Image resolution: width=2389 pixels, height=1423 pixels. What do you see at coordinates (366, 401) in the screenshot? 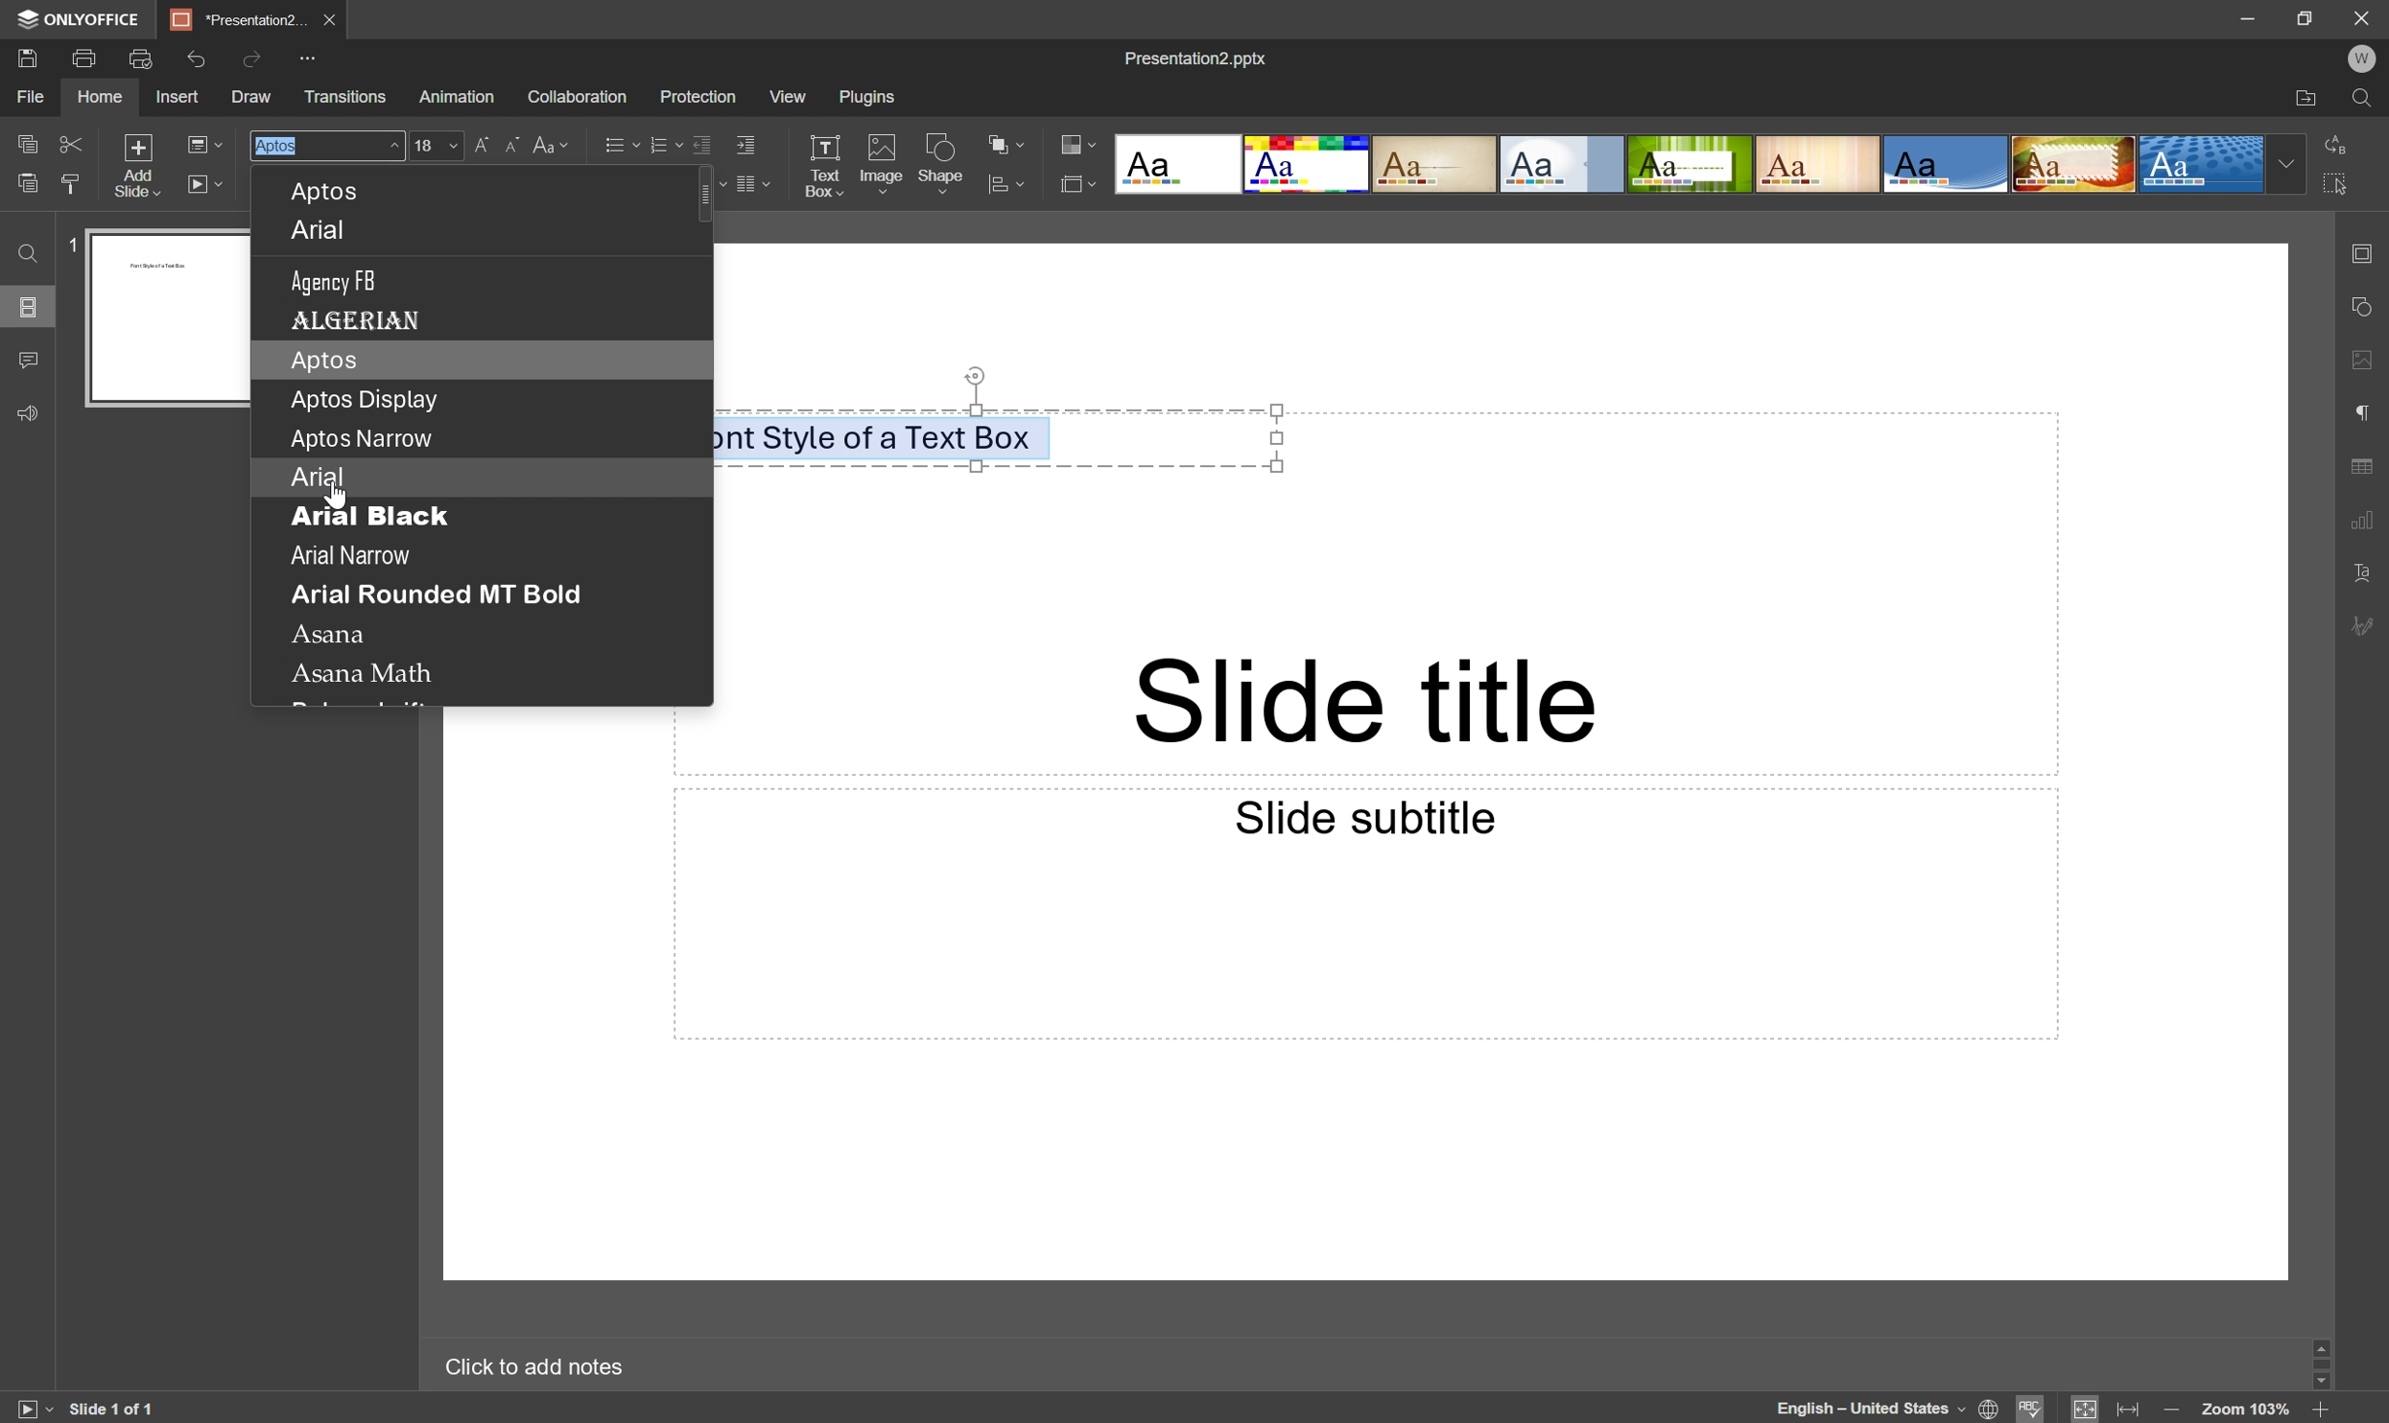
I see `Aptos Display` at bounding box center [366, 401].